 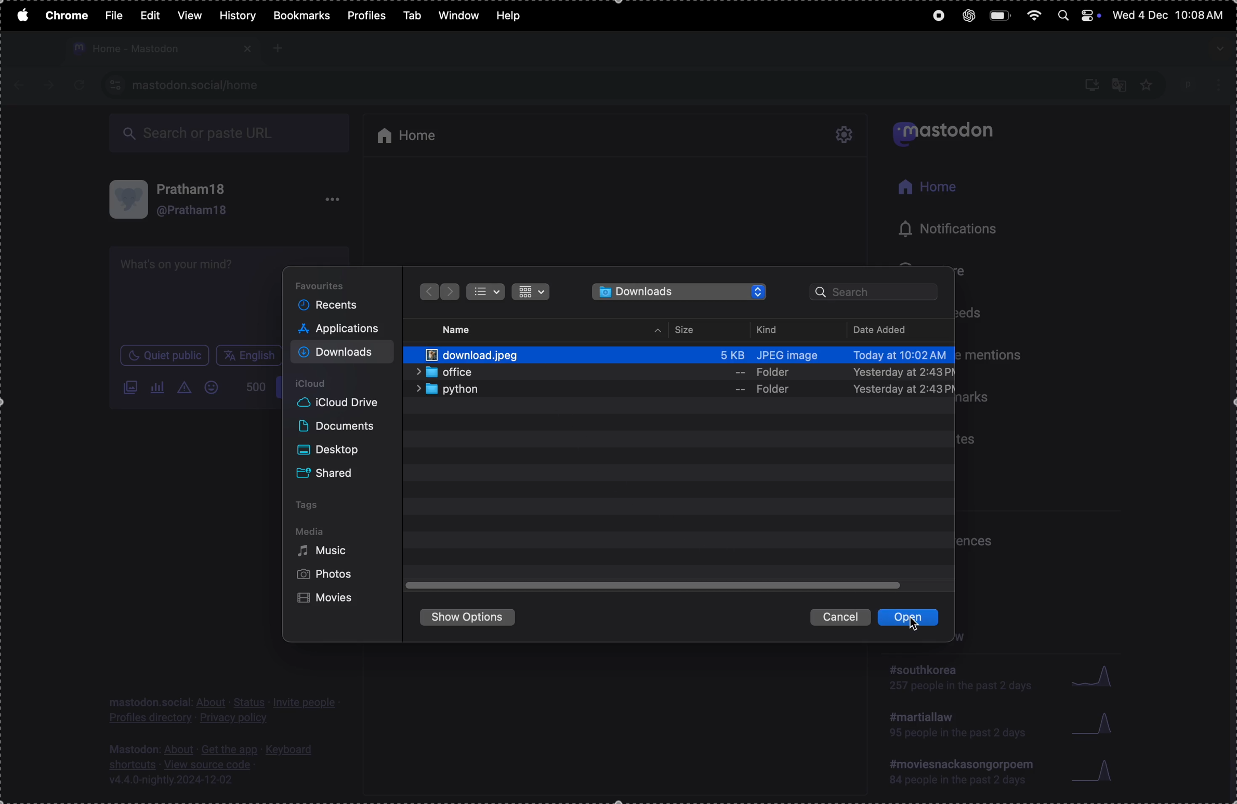 I want to click on scrollbar, so click(x=1229, y=452).